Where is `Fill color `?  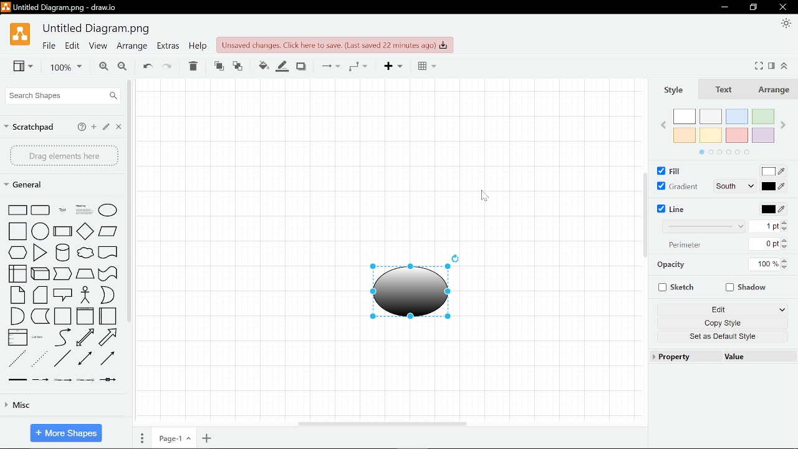 Fill color  is located at coordinates (263, 65).